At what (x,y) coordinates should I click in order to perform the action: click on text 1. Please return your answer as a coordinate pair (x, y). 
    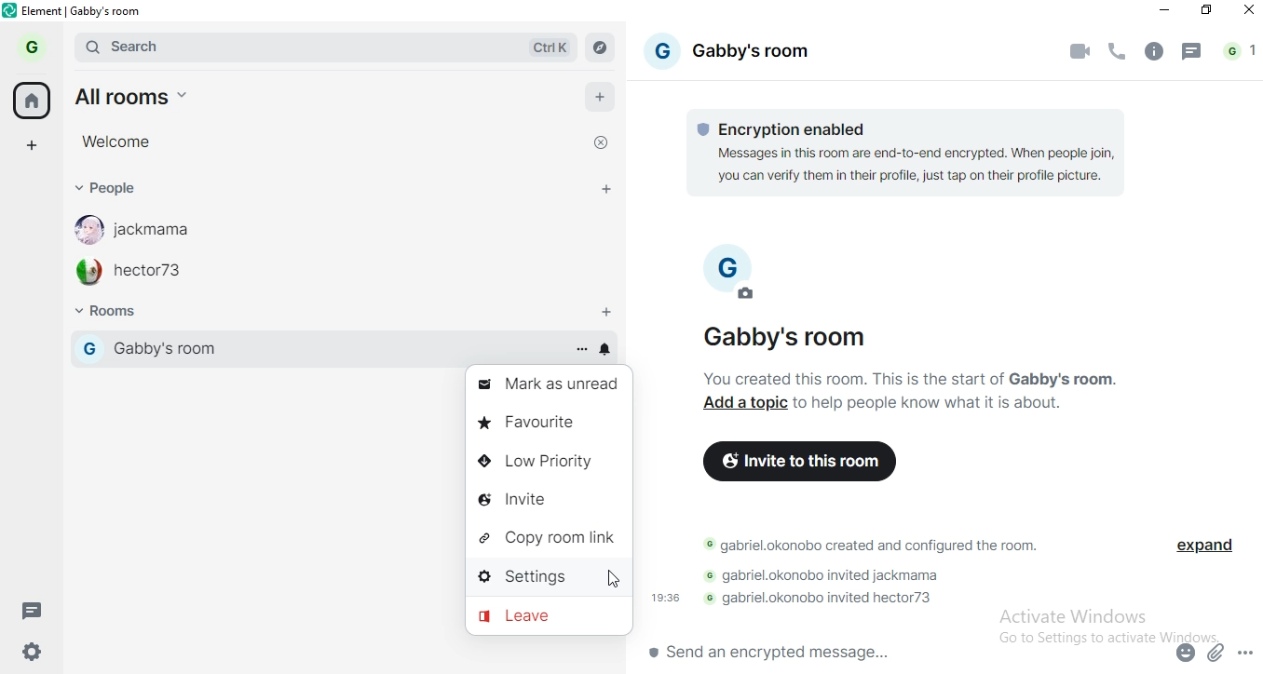
    Looking at the image, I should click on (911, 154).